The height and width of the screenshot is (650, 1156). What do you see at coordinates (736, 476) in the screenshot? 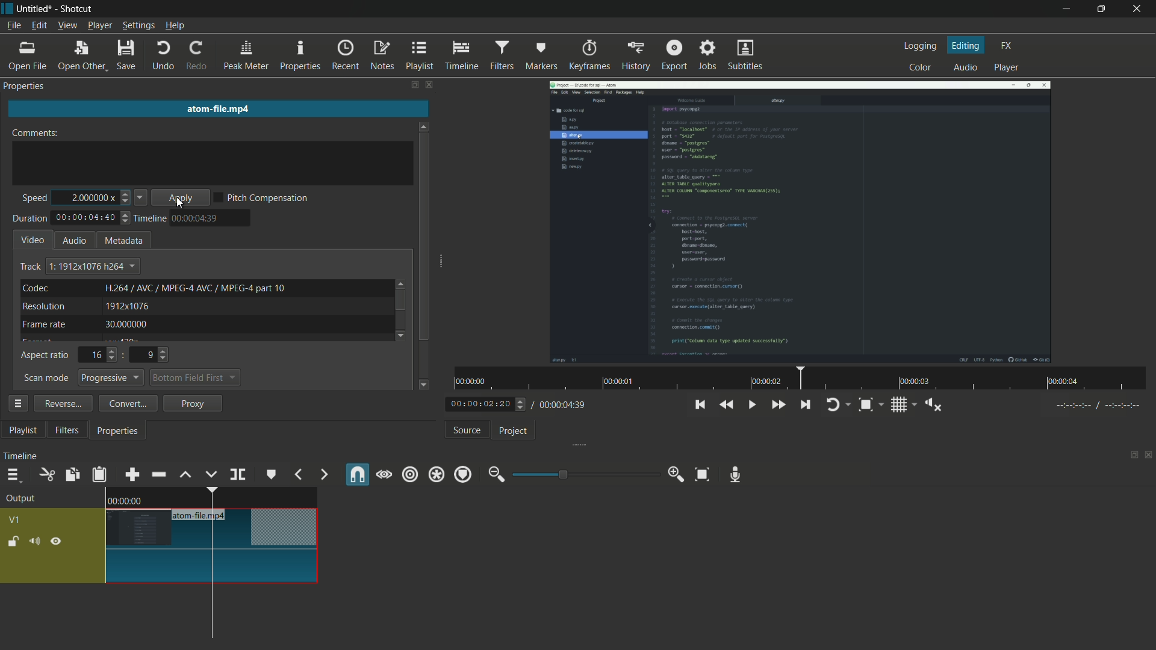
I see `record audio` at bounding box center [736, 476].